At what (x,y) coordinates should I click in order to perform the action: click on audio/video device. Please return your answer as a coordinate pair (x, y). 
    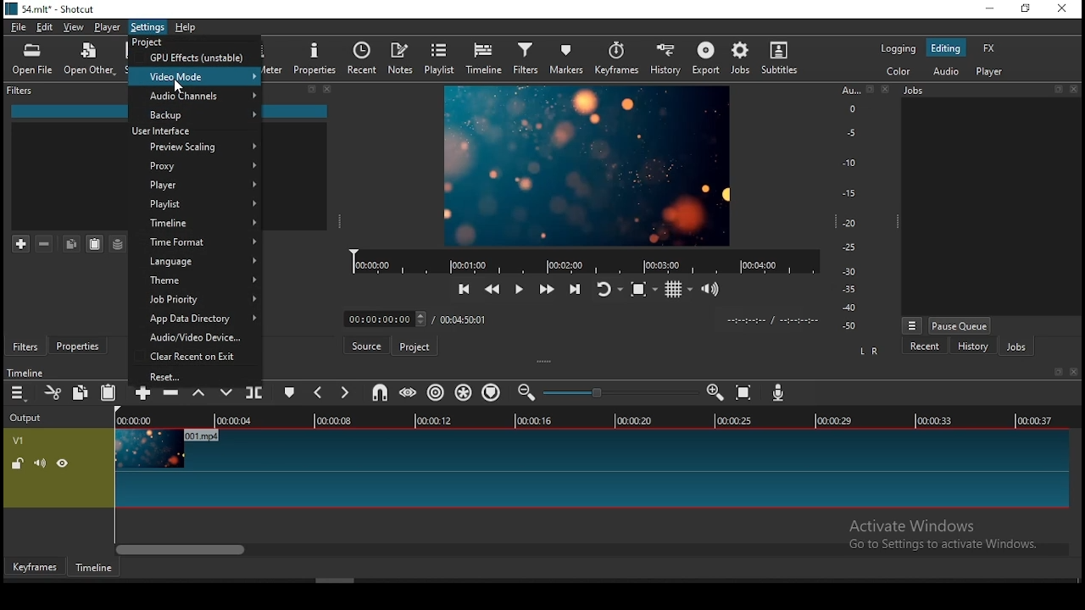
    Looking at the image, I should click on (192, 339).